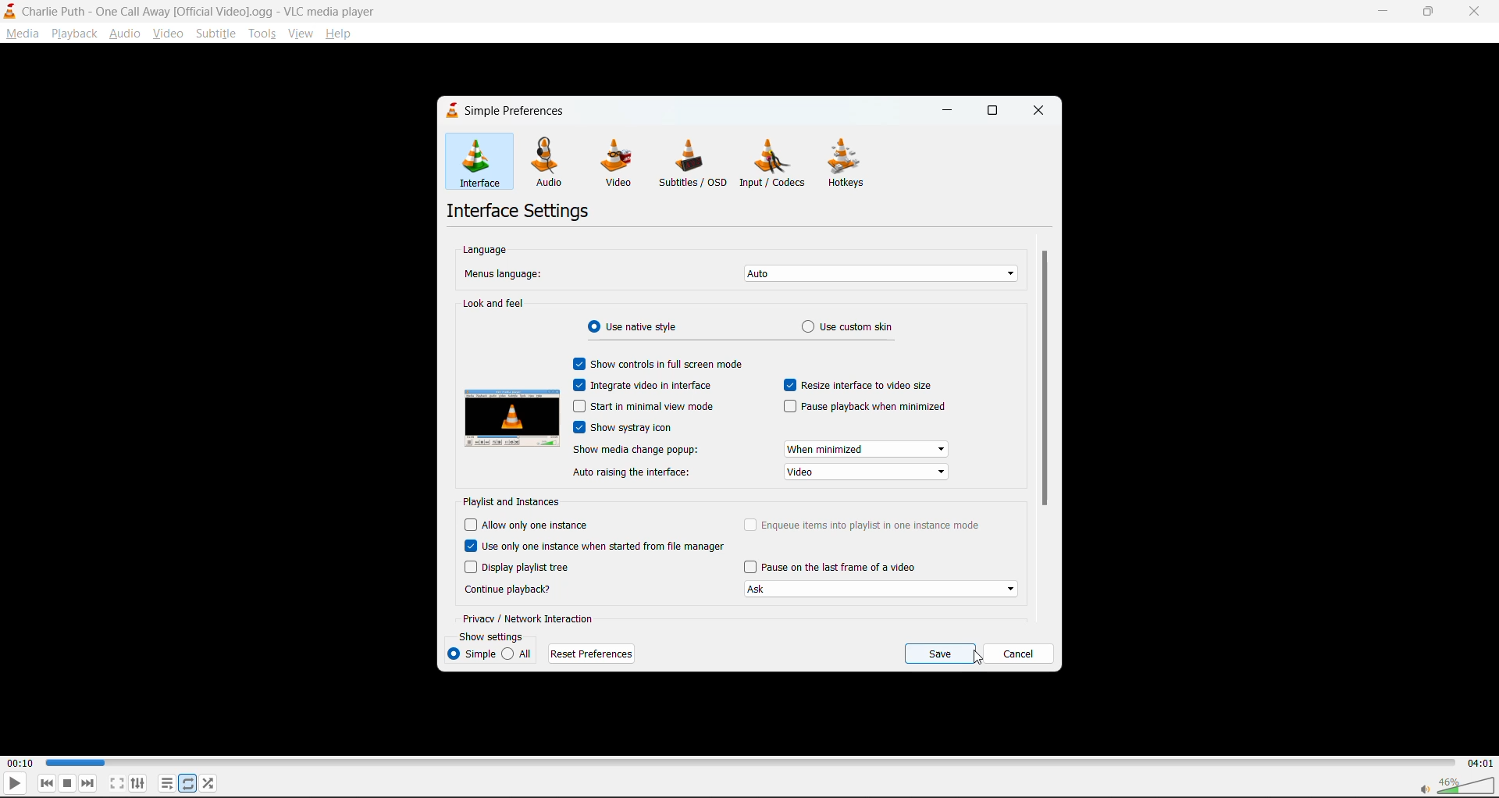 This screenshot has width=1499, height=798. What do you see at coordinates (1479, 11) in the screenshot?
I see `close` at bounding box center [1479, 11].